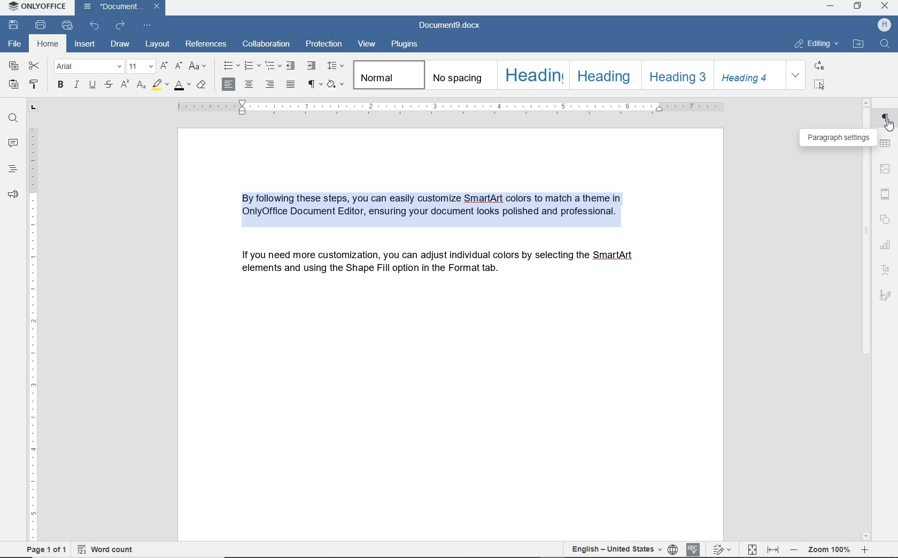  Describe the element at coordinates (602, 74) in the screenshot. I see `heading 2` at that location.